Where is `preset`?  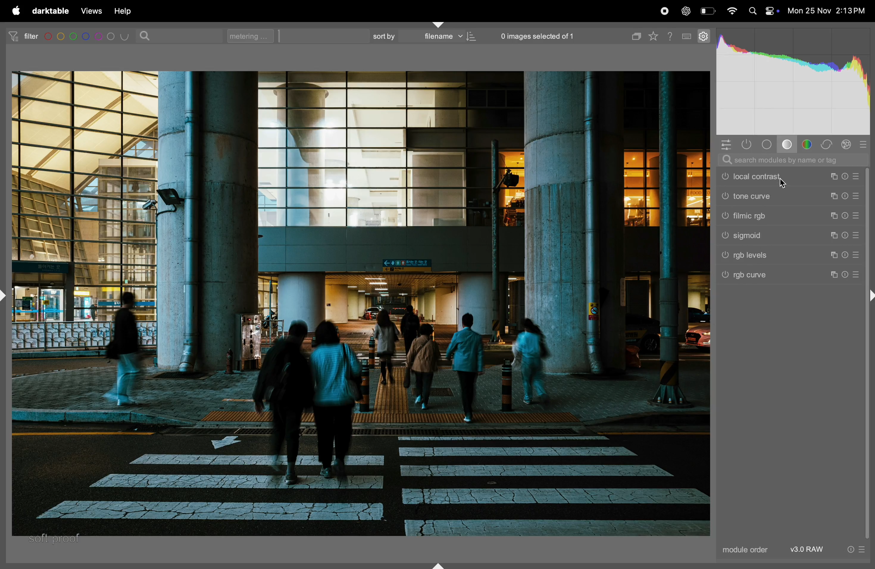
preset is located at coordinates (858, 235).